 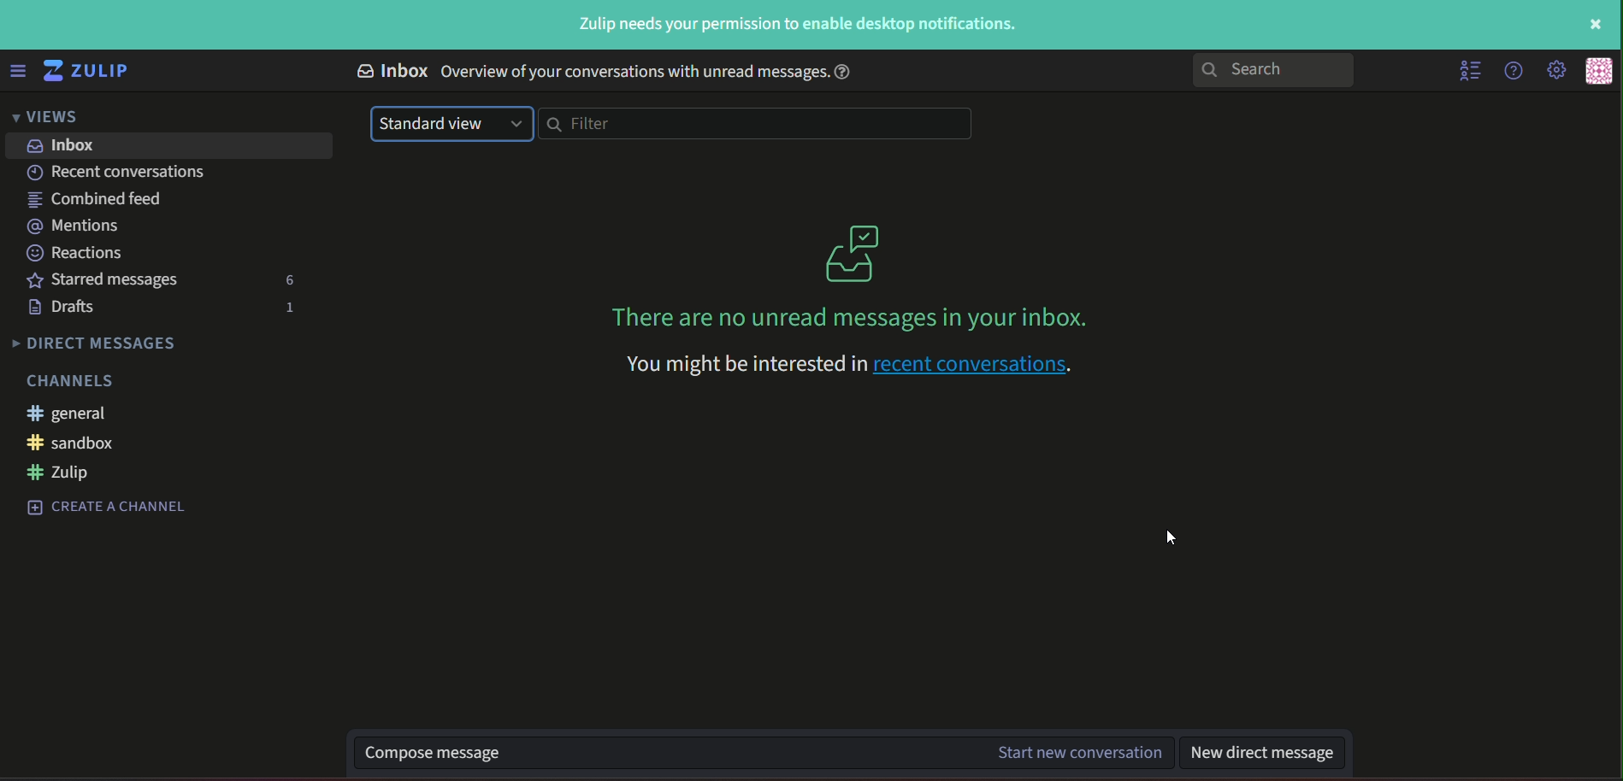 What do you see at coordinates (71, 308) in the screenshot?
I see `text` at bounding box center [71, 308].